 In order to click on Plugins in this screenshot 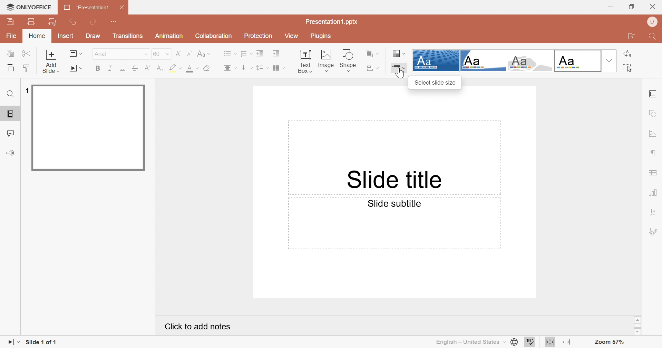, I will do `click(322, 35)`.